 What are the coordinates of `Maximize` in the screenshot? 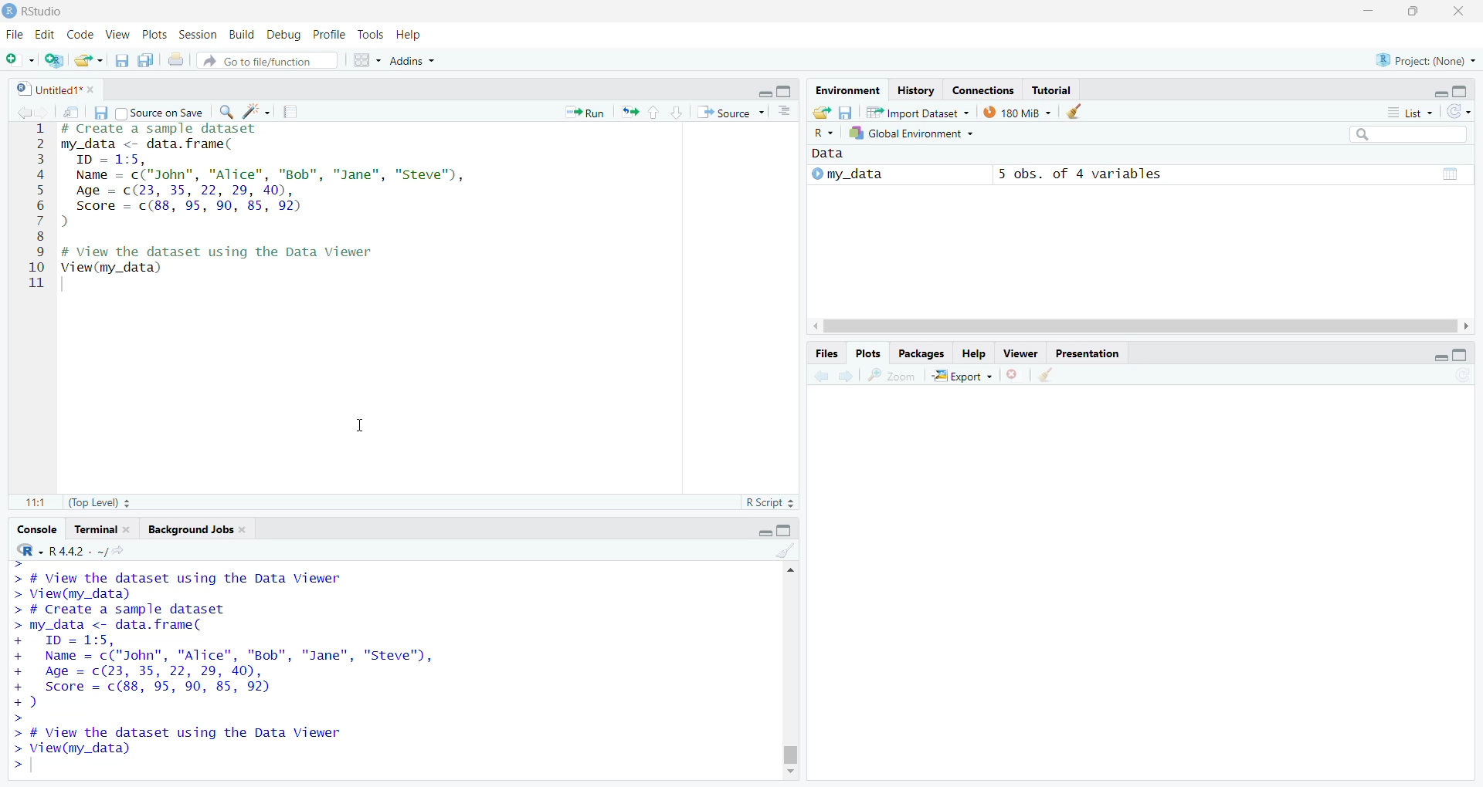 It's located at (1459, 92).